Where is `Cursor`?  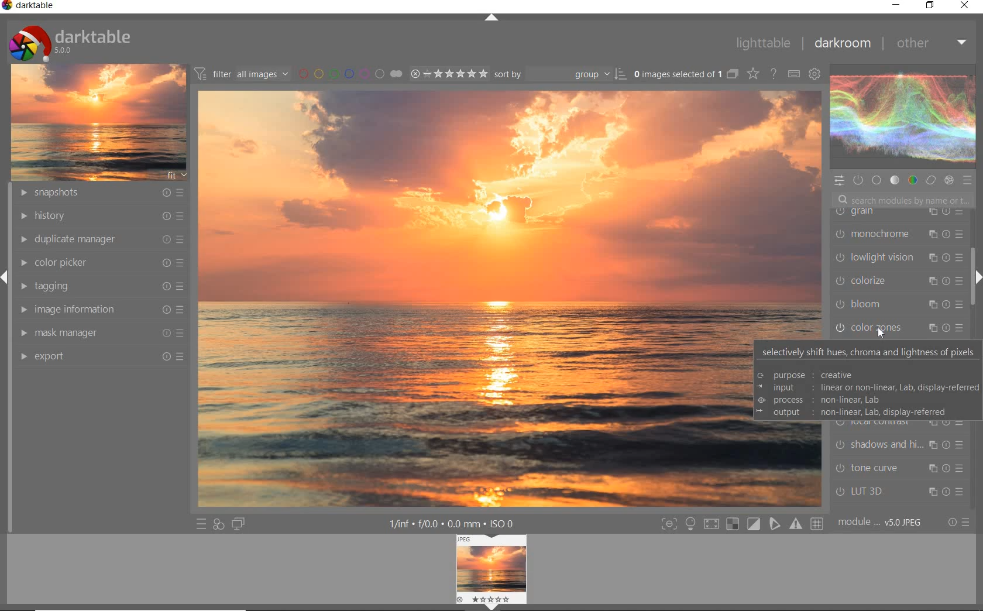
Cursor is located at coordinates (875, 330).